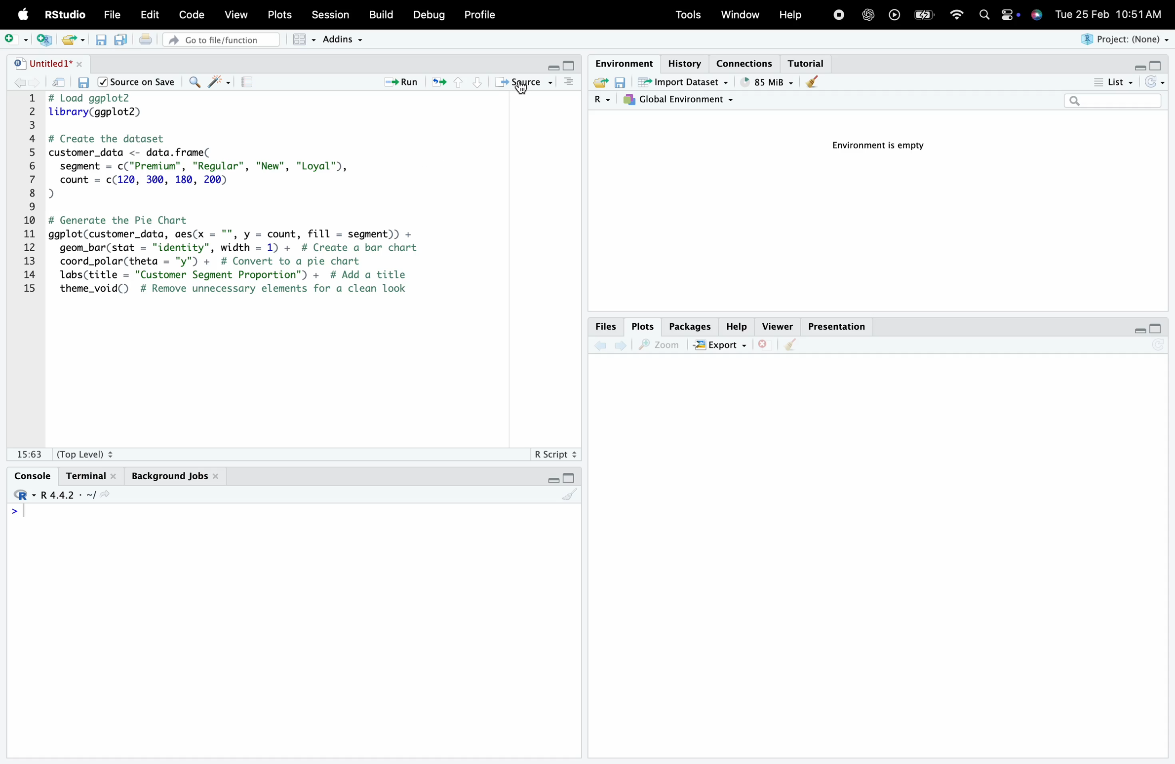 The width and height of the screenshot is (1175, 764). I want to click on zoom, so click(661, 345).